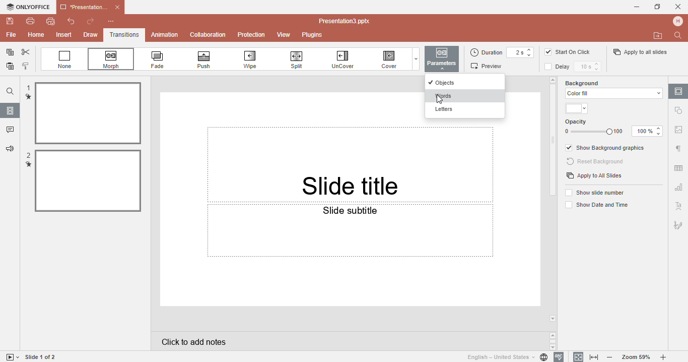  I want to click on transition mark, so click(29, 165).